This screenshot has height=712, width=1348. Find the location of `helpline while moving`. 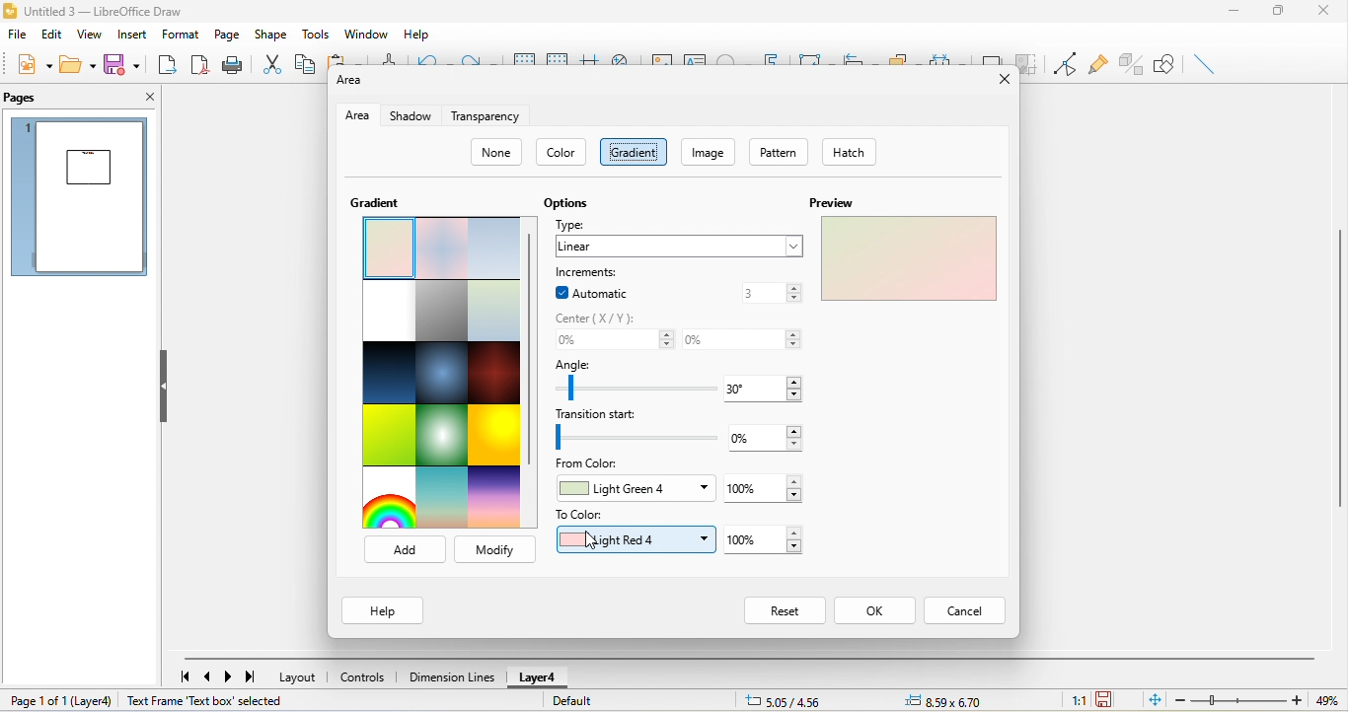

helpline while moving is located at coordinates (591, 56).